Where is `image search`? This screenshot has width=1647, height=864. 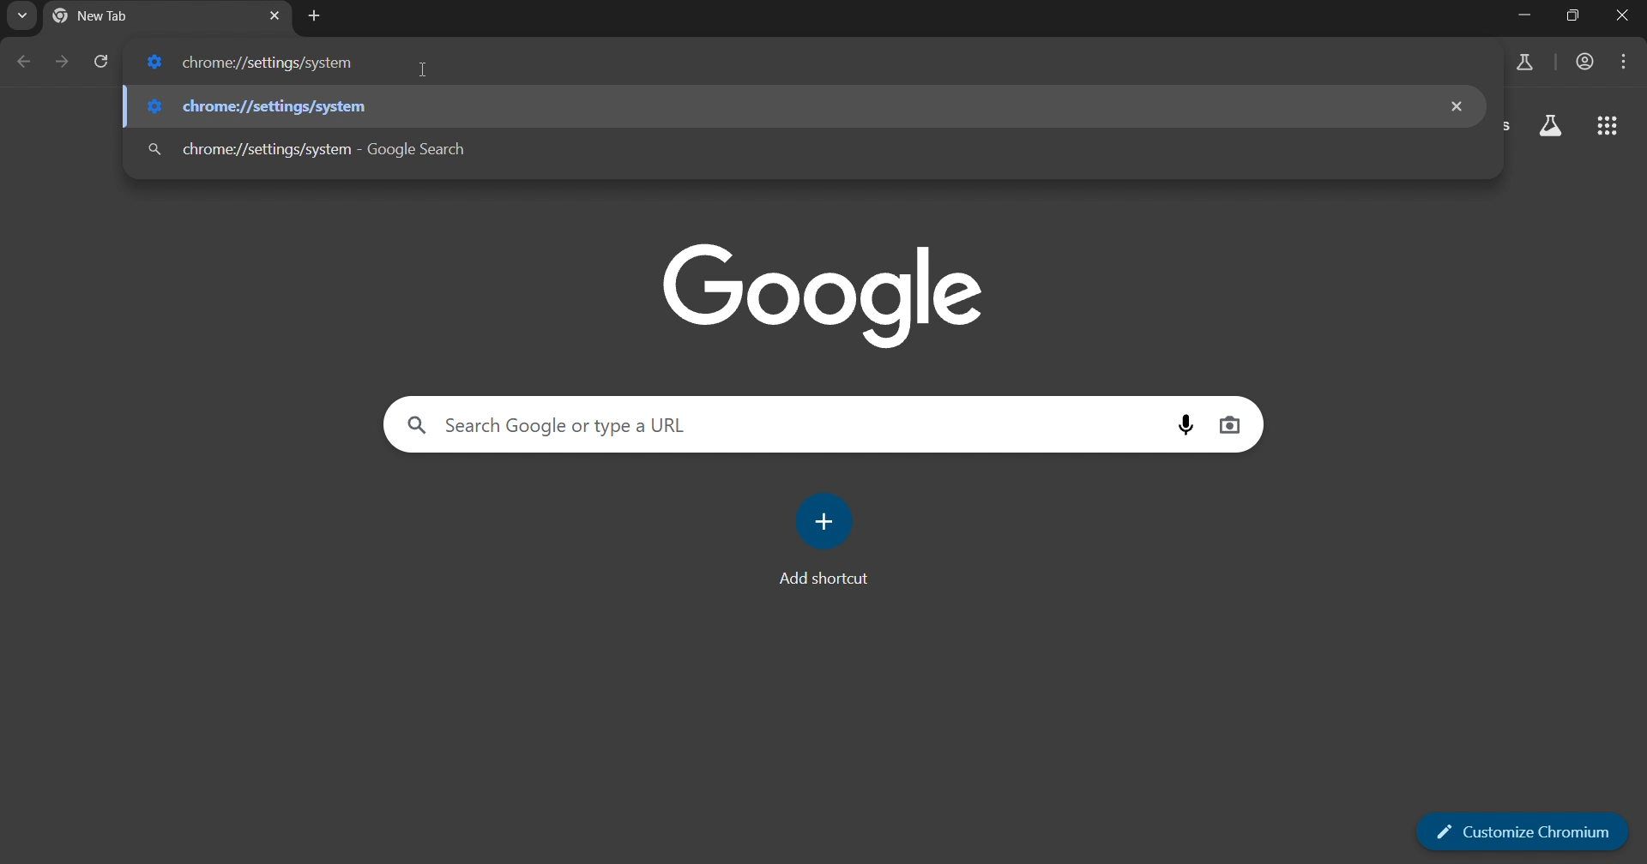
image search is located at coordinates (1232, 424).